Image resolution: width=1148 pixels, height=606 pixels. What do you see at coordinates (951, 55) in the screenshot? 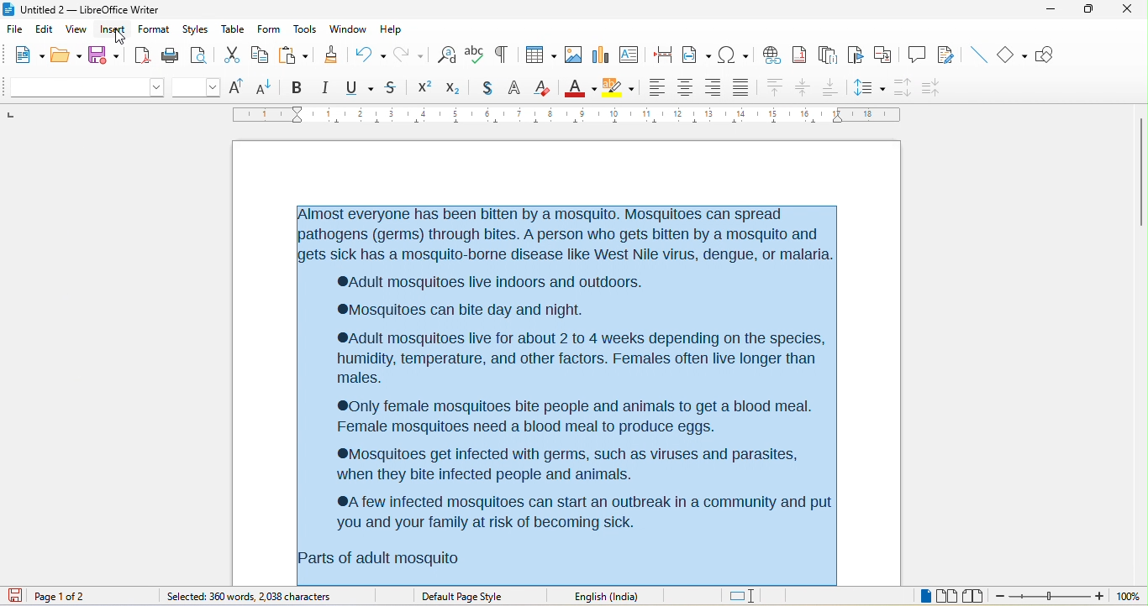
I see `show track` at bounding box center [951, 55].